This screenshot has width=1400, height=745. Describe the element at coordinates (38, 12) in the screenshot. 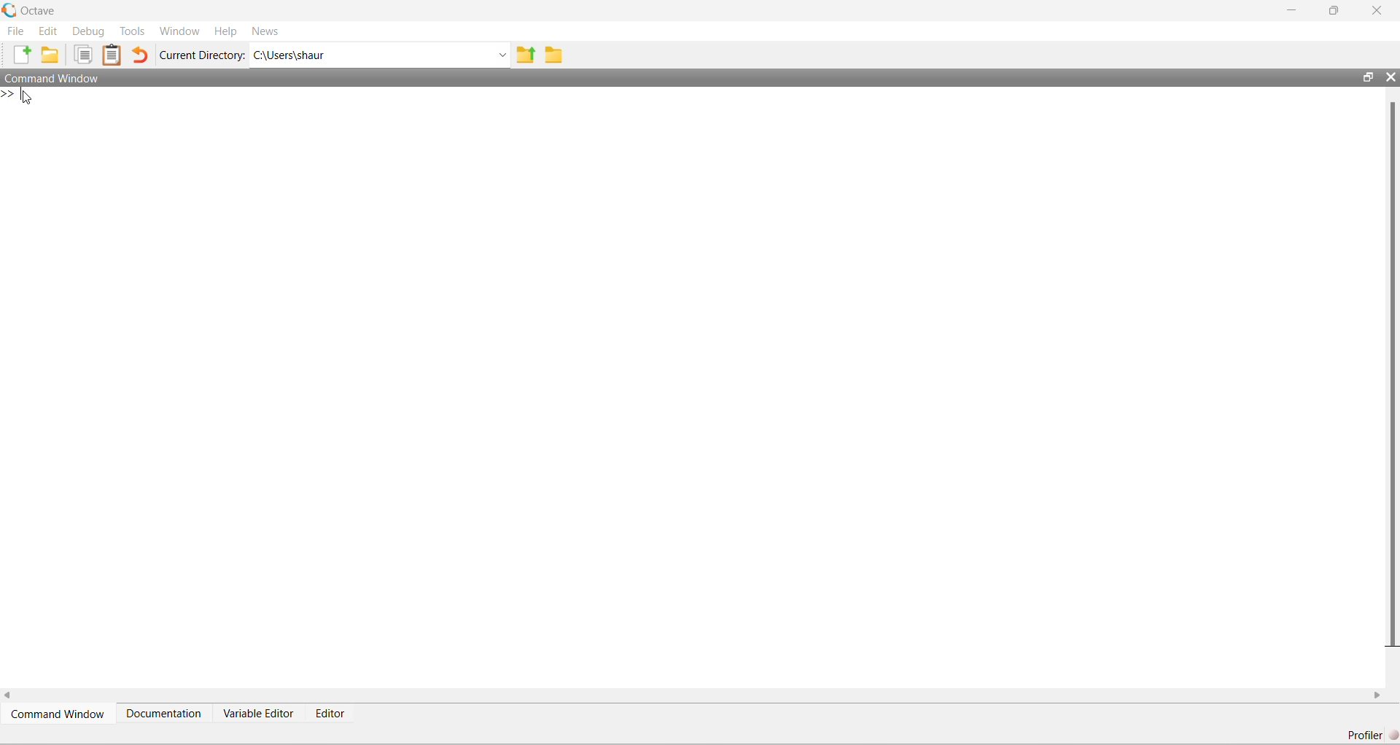

I see `Octave` at that location.